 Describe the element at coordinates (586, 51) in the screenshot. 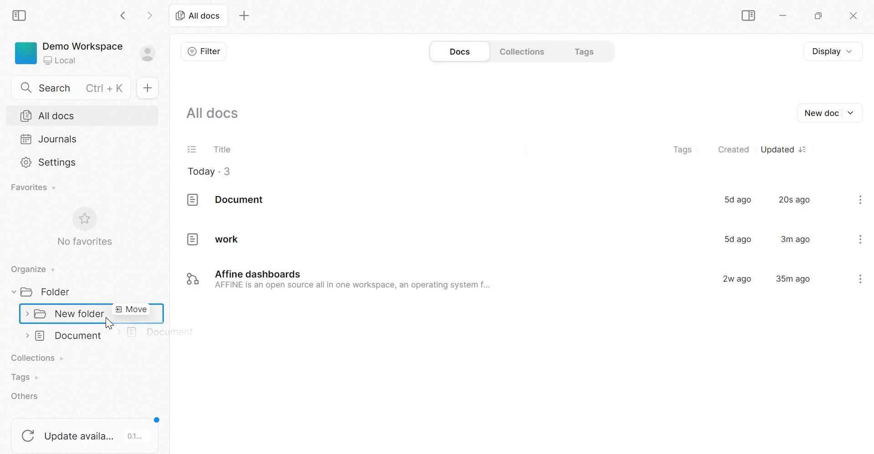

I see `Tags` at that location.